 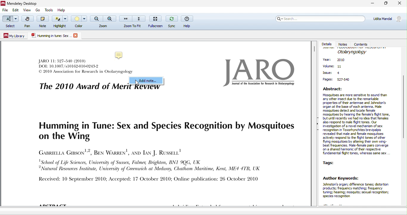 What do you see at coordinates (86, 72) in the screenshot?
I see `journal text` at bounding box center [86, 72].